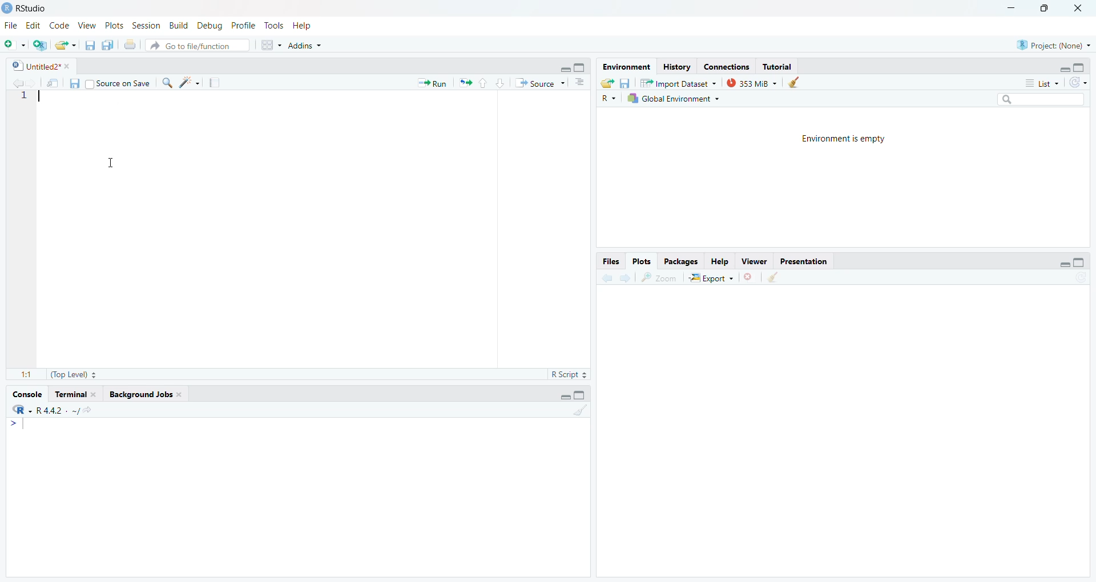 The image size is (1096, 582). What do you see at coordinates (145, 26) in the screenshot?
I see `Session` at bounding box center [145, 26].